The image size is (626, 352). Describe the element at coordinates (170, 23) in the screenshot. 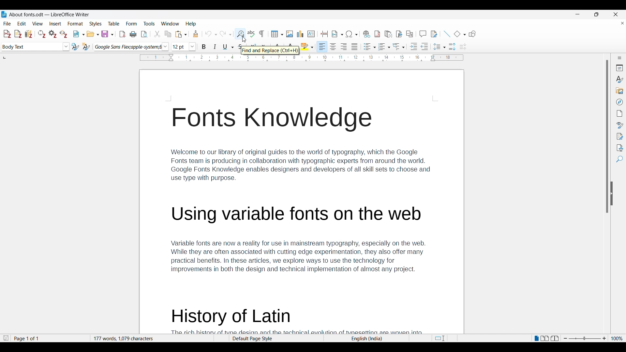

I see `Window menu` at that location.